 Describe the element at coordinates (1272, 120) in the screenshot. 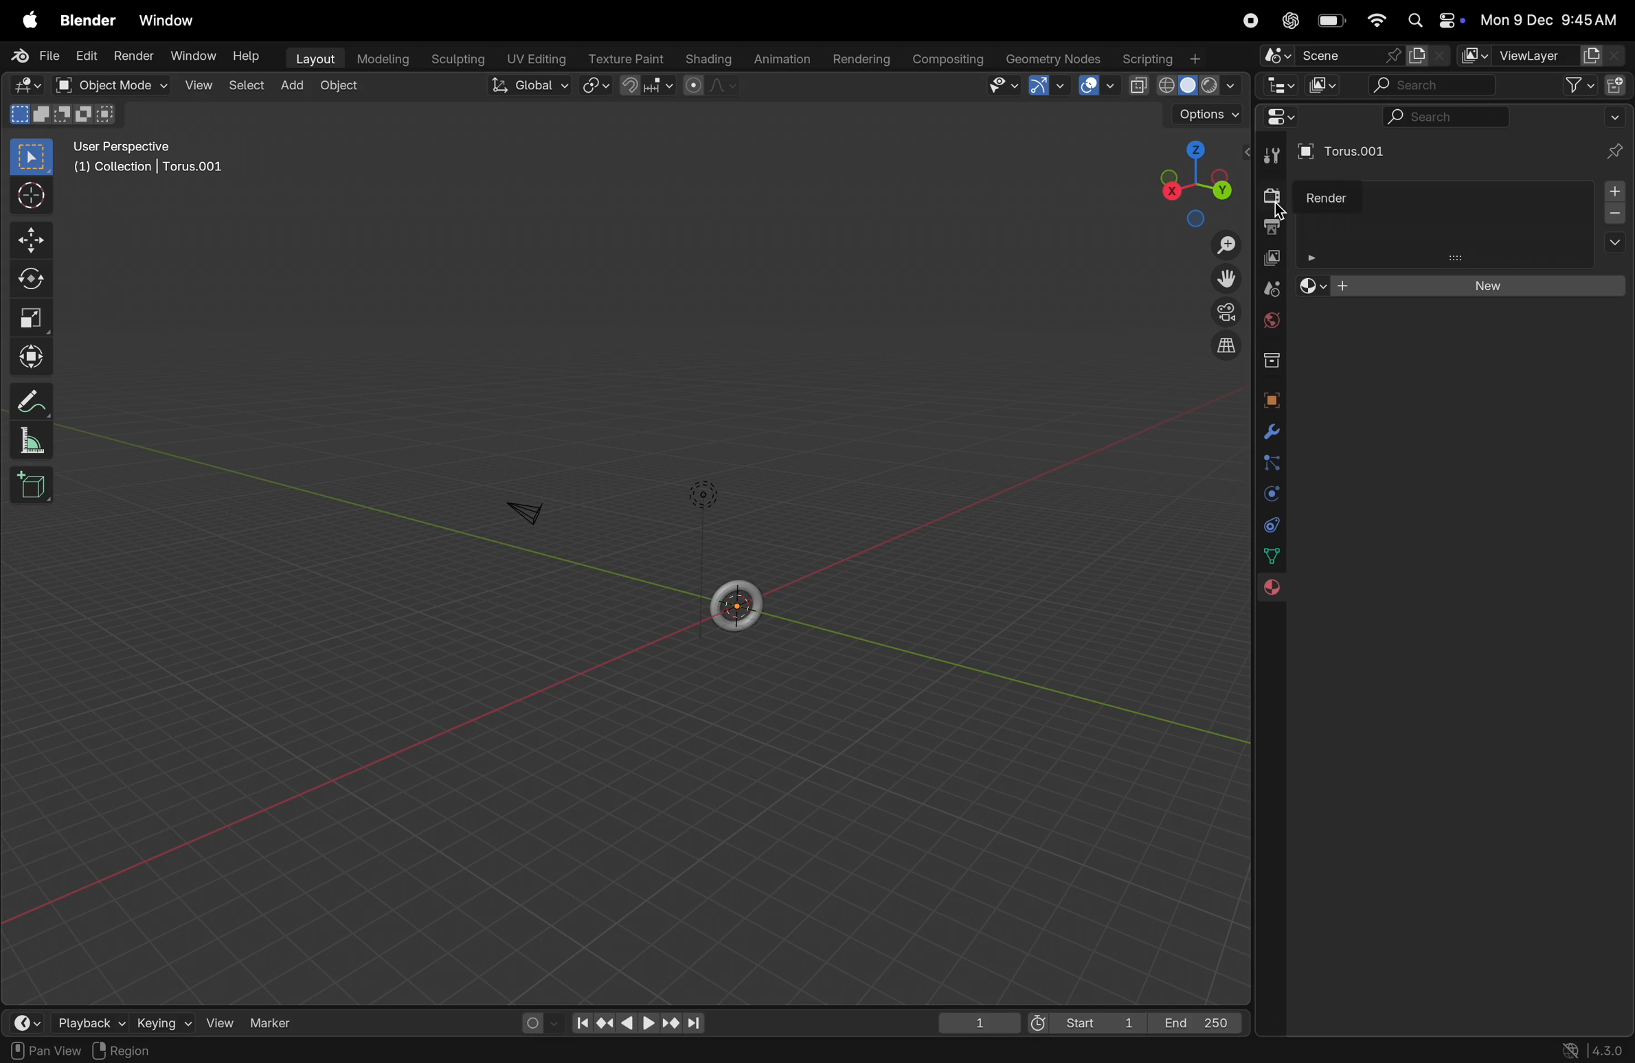

I see `editor type` at that location.